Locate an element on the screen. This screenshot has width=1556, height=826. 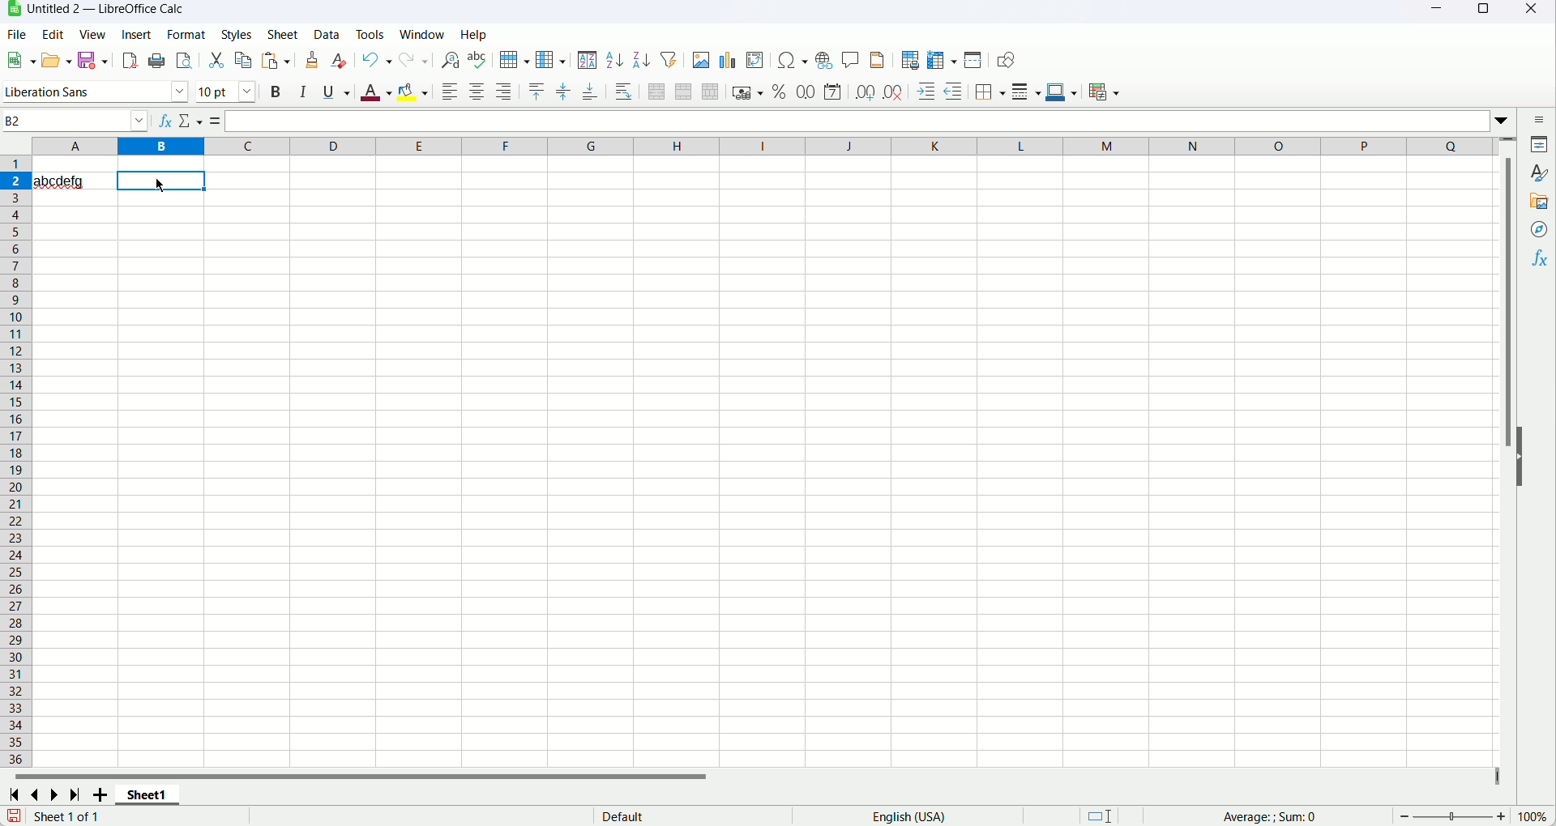
underline is located at coordinates (336, 95).